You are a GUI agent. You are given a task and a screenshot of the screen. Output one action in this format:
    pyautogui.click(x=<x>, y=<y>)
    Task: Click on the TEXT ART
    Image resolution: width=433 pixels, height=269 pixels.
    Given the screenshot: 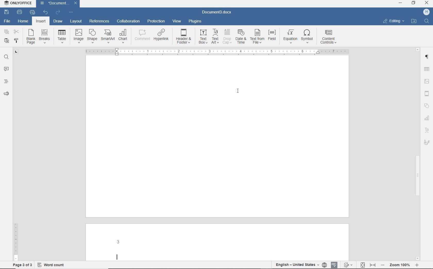 What is the action you would take?
    pyautogui.click(x=215, y=36)
    